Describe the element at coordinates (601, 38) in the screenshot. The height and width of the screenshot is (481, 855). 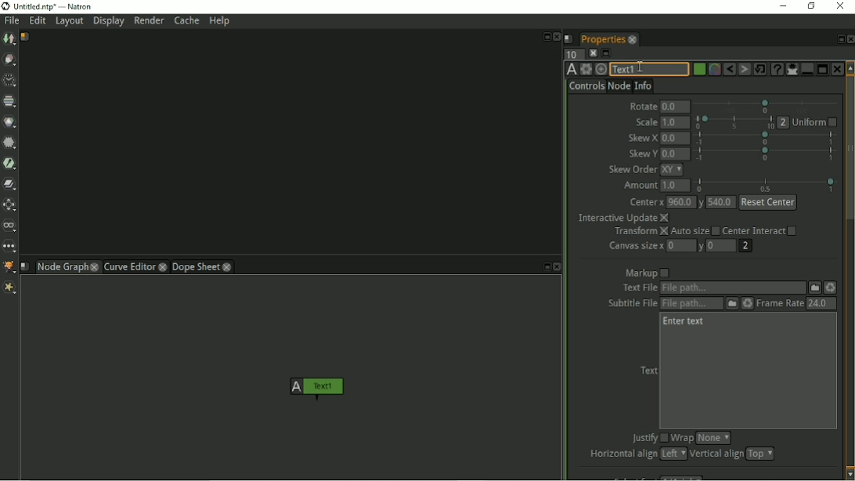
I see `Properties` at that location.